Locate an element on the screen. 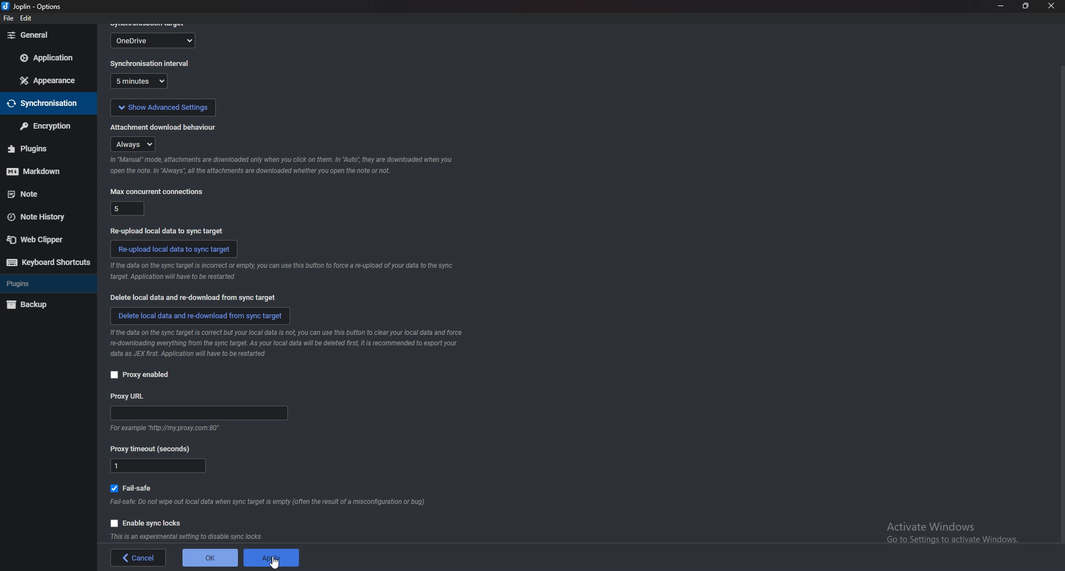  edit is located at coordinates (28, 19).